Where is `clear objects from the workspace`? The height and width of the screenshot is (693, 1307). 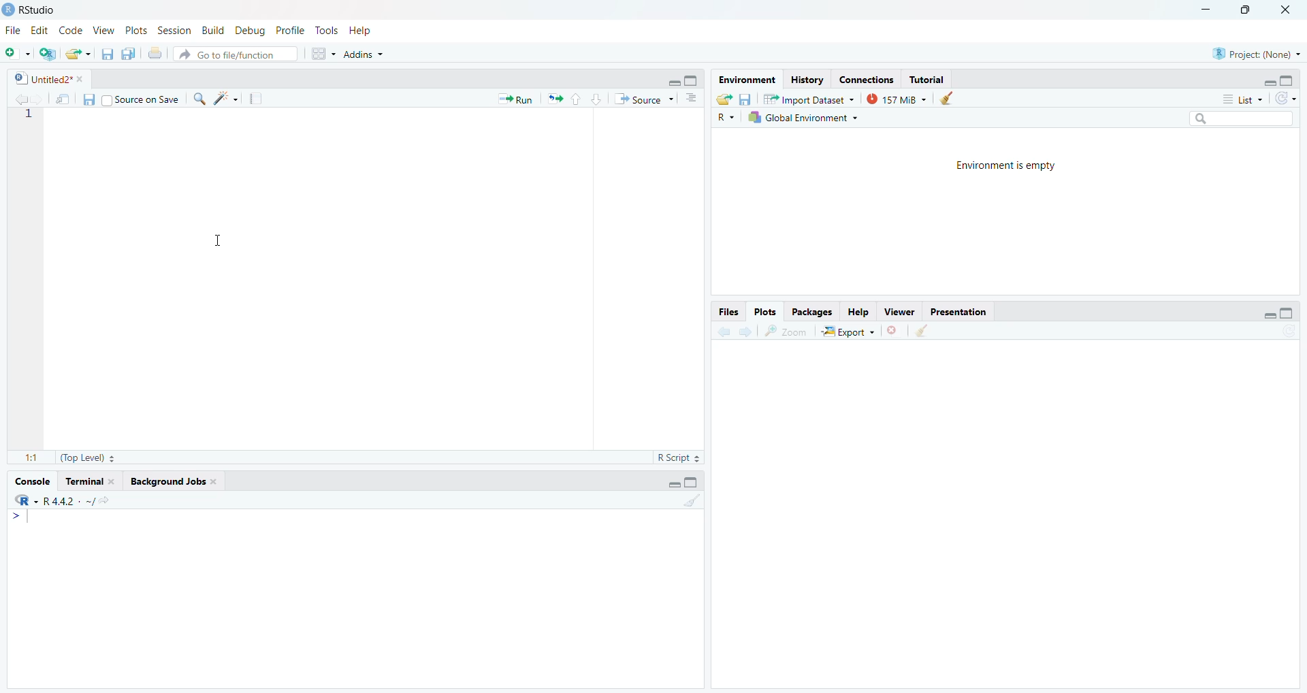
clear objects from the workspace is located at coordinates (950, 99).